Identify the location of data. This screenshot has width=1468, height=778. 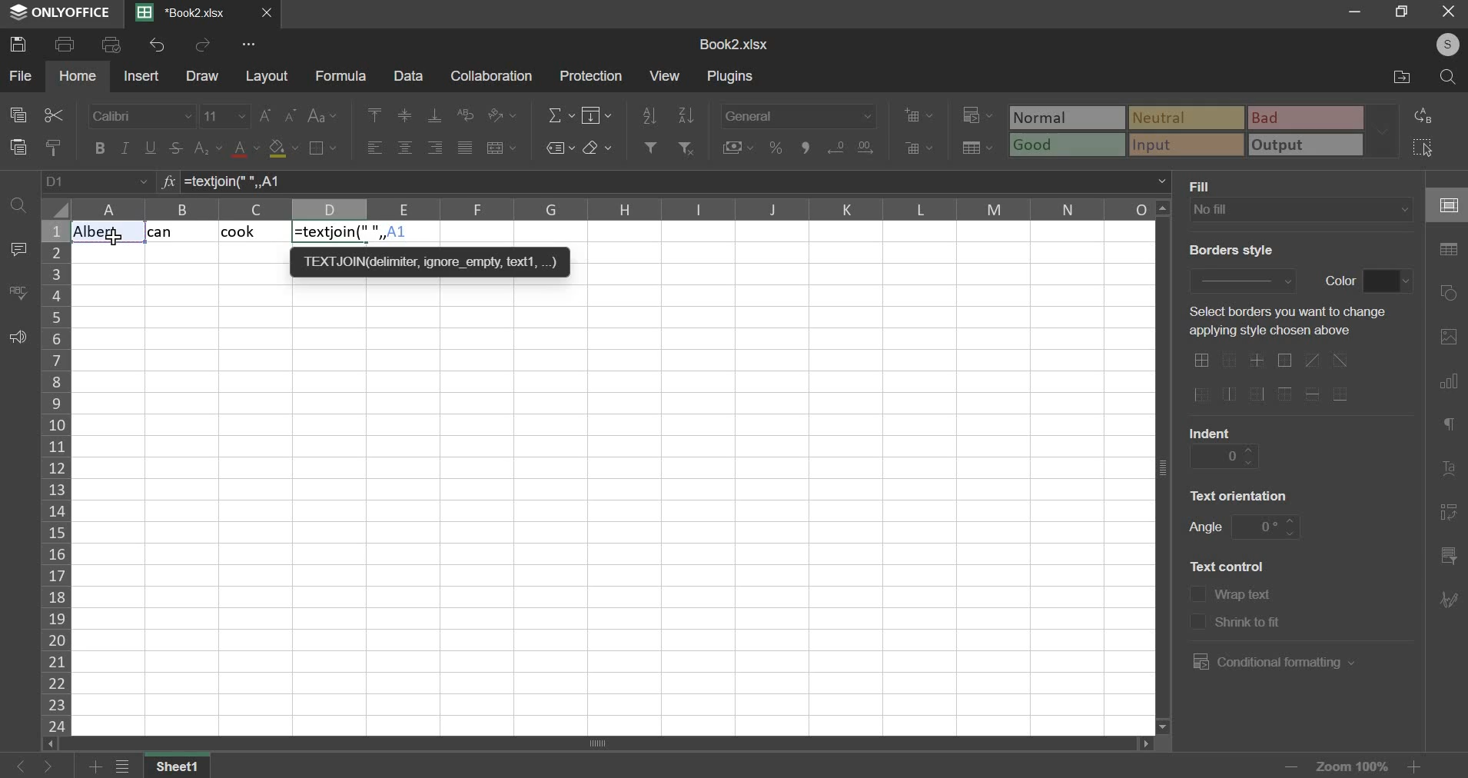
(408, 76).